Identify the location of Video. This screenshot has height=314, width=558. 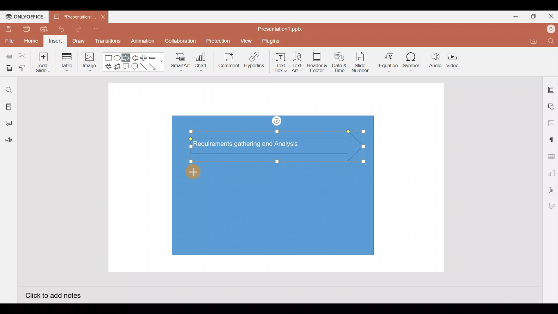
(453, 59).